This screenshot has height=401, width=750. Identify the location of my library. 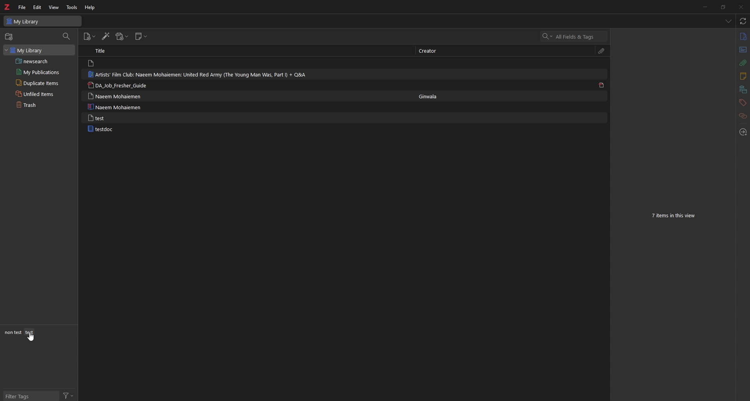
(39, 50).